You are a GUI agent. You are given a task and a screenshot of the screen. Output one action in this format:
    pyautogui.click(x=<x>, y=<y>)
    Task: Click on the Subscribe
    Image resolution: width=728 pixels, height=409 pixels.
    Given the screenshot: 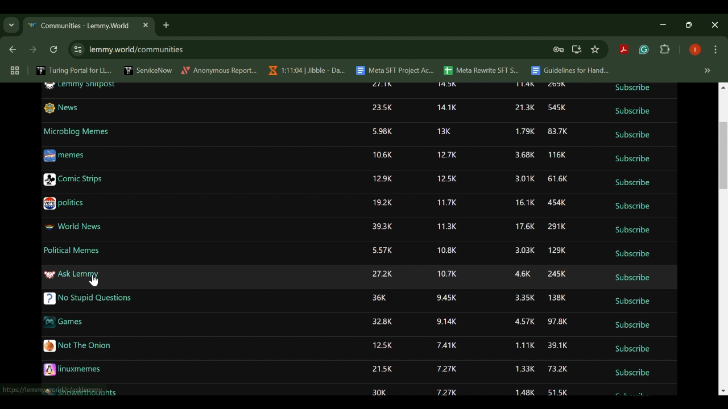 What is the action you would take?
    pyautogui.click(x=633, y=231)
    